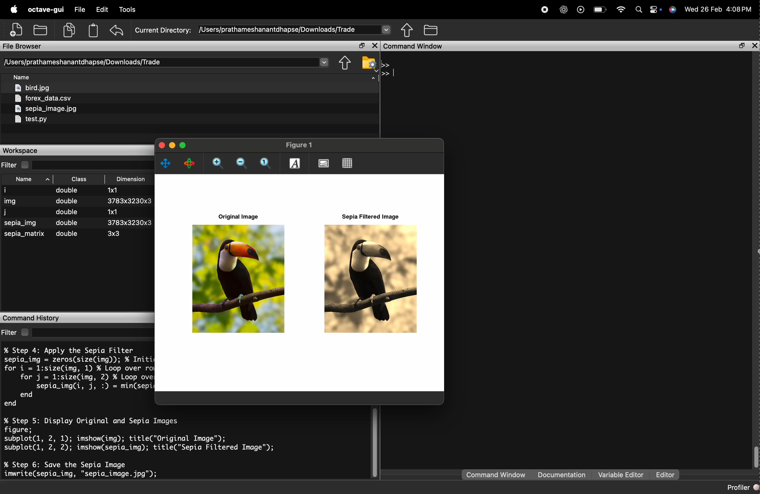 The image size is (760, 494). What do you see at coordinates (361, 45) in the screenshot?
I see `open in separate window` at bounding box center [361, 45].